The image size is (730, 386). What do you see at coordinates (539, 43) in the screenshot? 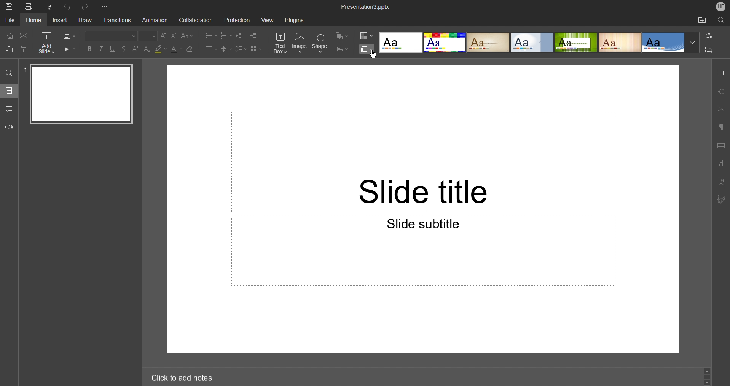
I see `Slide Templates` at bounding box center [539, 43].